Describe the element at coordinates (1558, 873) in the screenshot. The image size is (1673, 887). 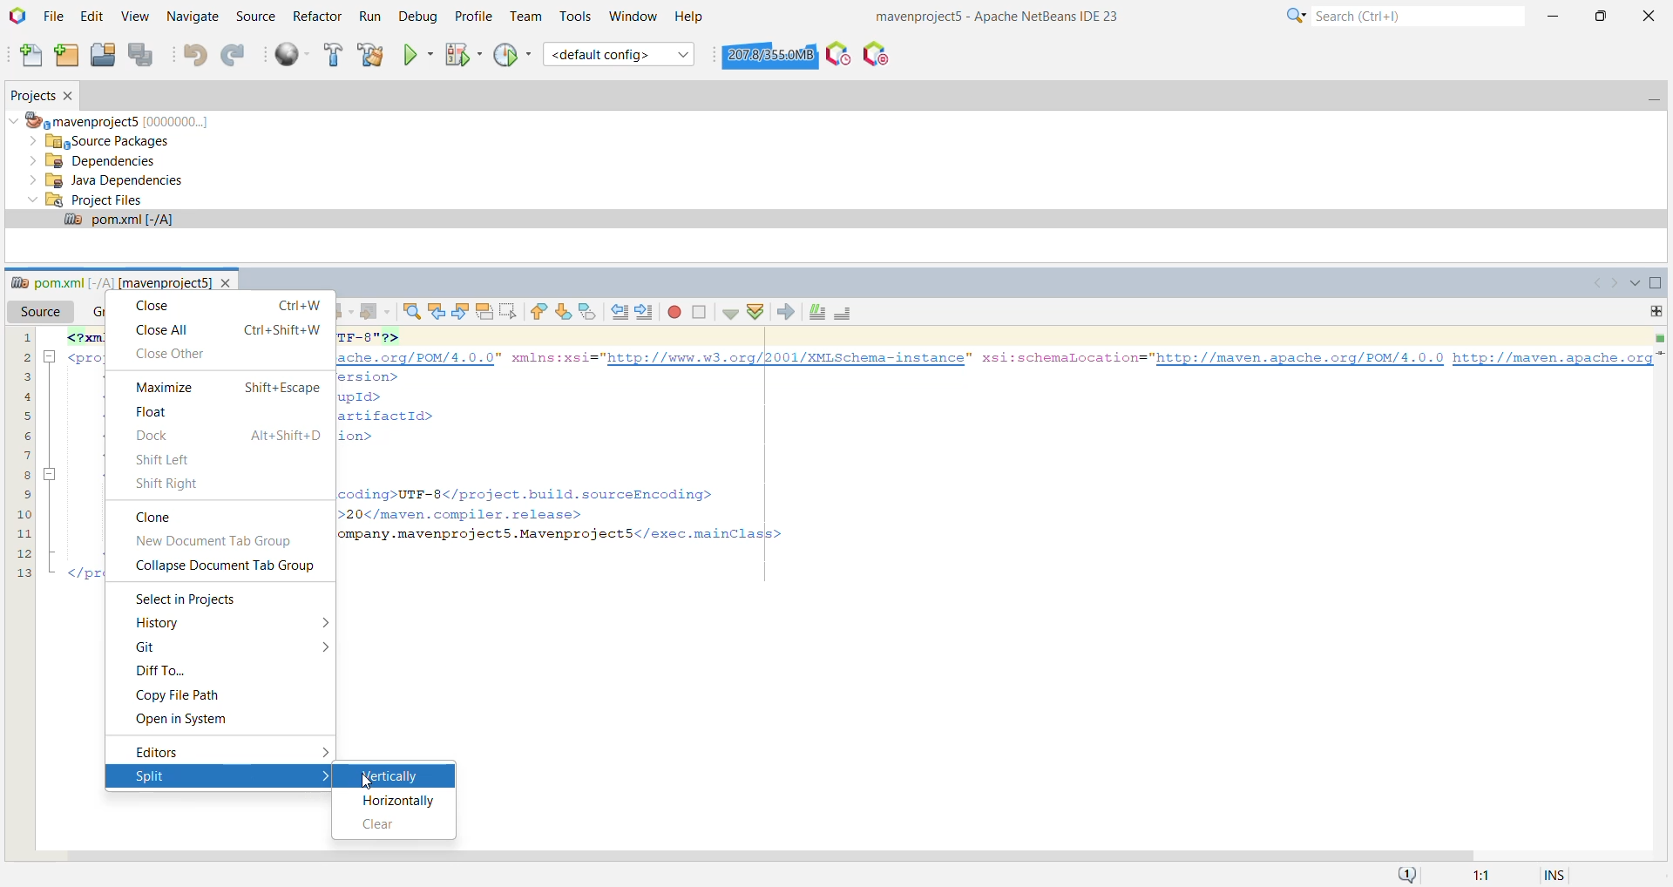
I see `Insert Mode` at that location.